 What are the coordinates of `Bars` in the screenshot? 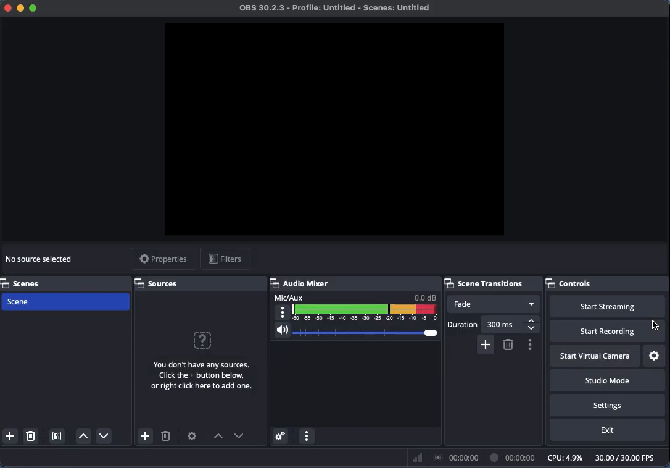 It's located at (418, 458).